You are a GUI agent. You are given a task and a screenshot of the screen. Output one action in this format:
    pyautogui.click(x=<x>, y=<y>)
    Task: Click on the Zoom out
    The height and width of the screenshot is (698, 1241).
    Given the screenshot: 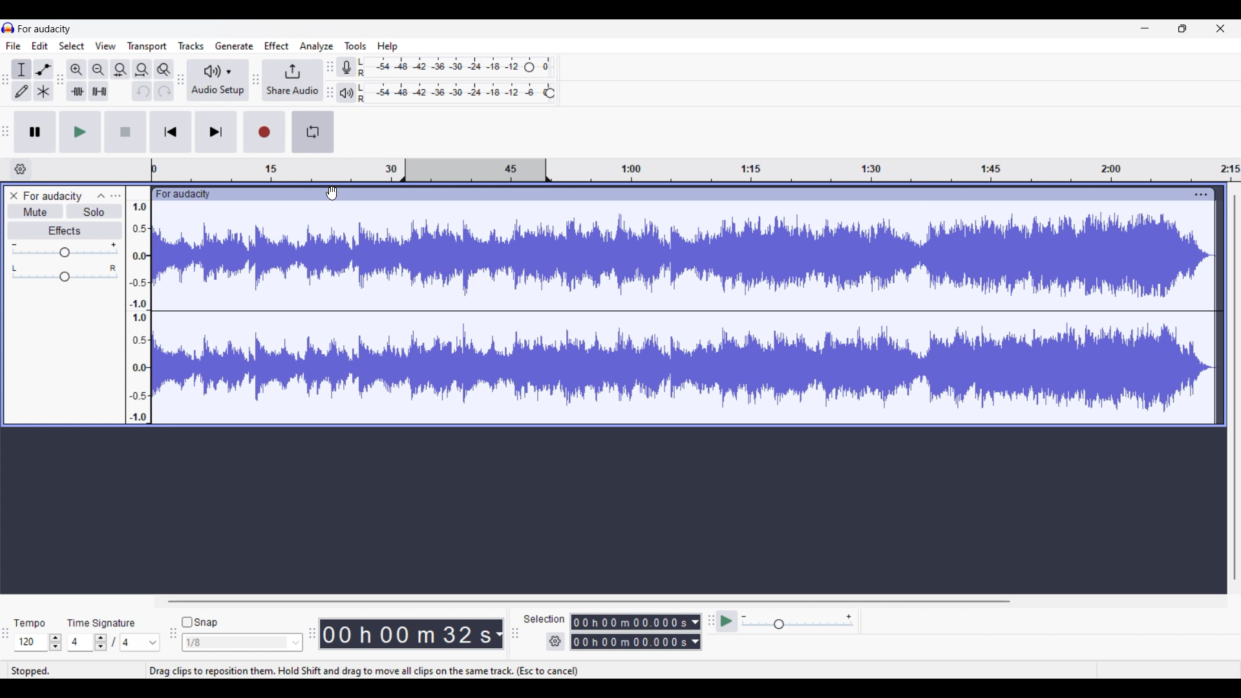 What is the action you would take?
    pyautogui.click(x=99, y=70)
    